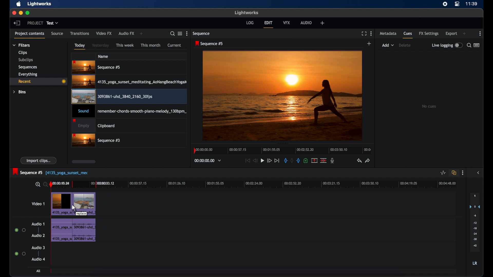 This screenshot has width=493, height=277. I want to click on audio clip, so click(61, 231).